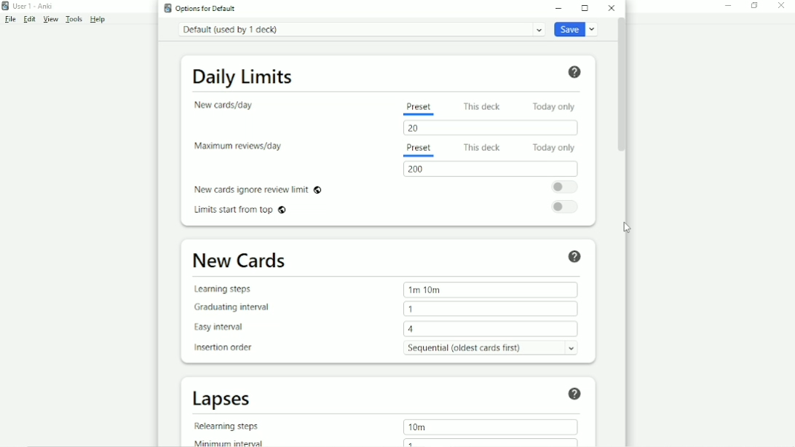 The height and width of the screenshot is (447, 795). Describe the element at coordinates (561, 8) in the screenshot. I see `Minimize` at that location.